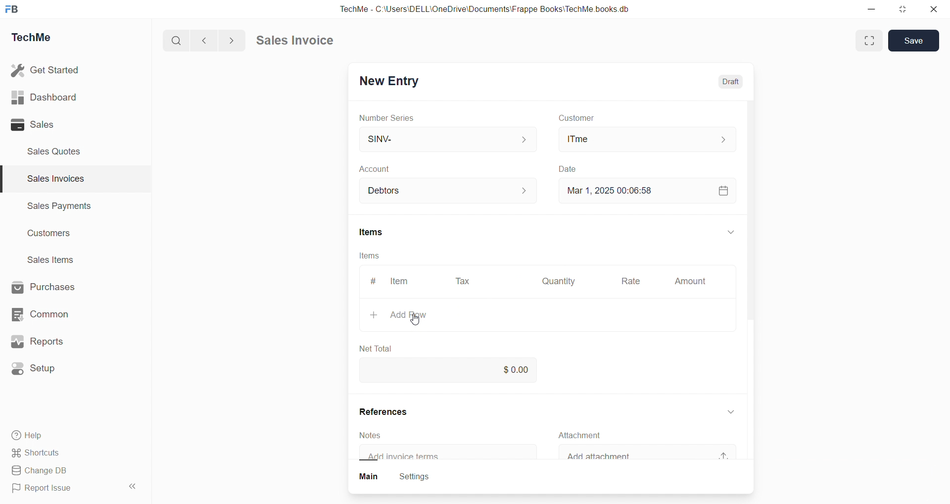 This screenshot has width=950, height=504. I want to click on Calendar, so click(722, 190).